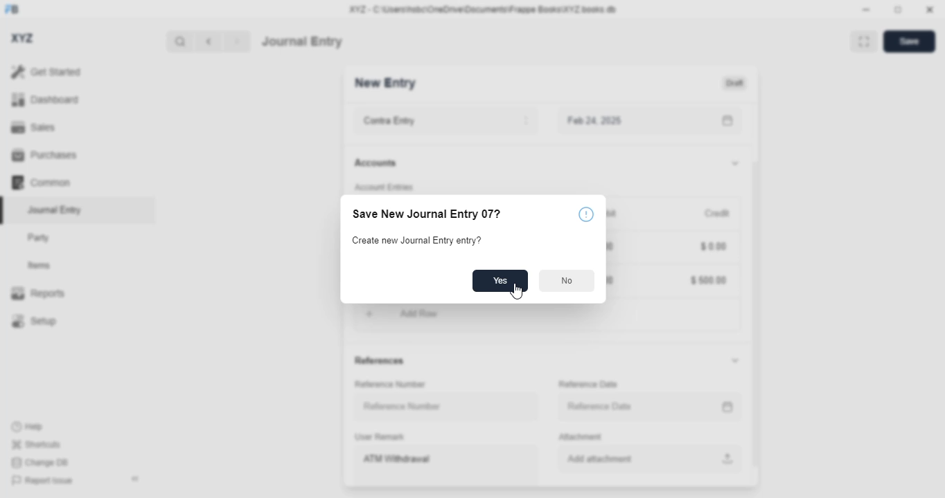 This screenshot has height=498, width=945. What do you see at coordinates (179, 41) in the screenshot?
I see `search` at bounding box center [179, 41].